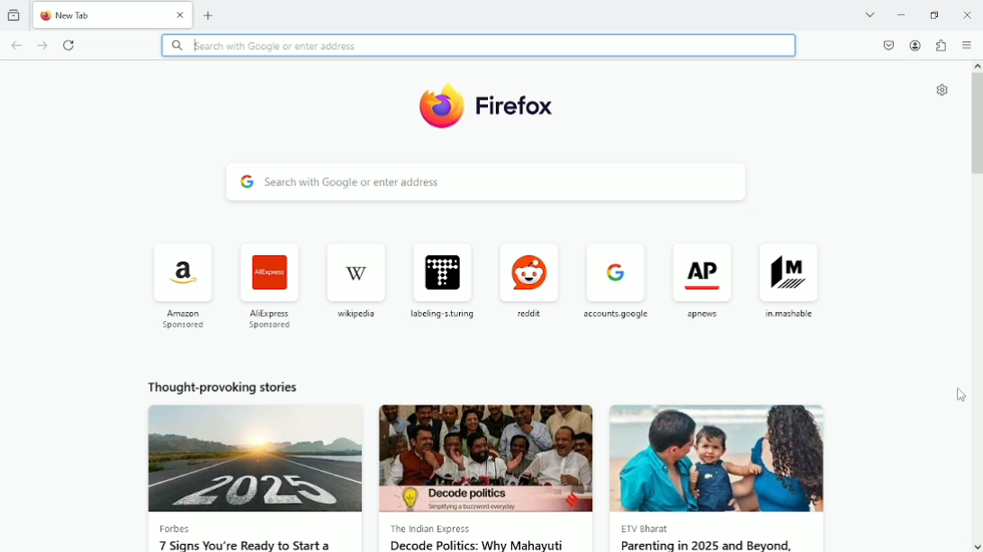 This screenshot has width=983, height=552. What do you see at coordinates (516, 105) in the screenshot?
I see `firefox ` at bounding box center [516, 105].